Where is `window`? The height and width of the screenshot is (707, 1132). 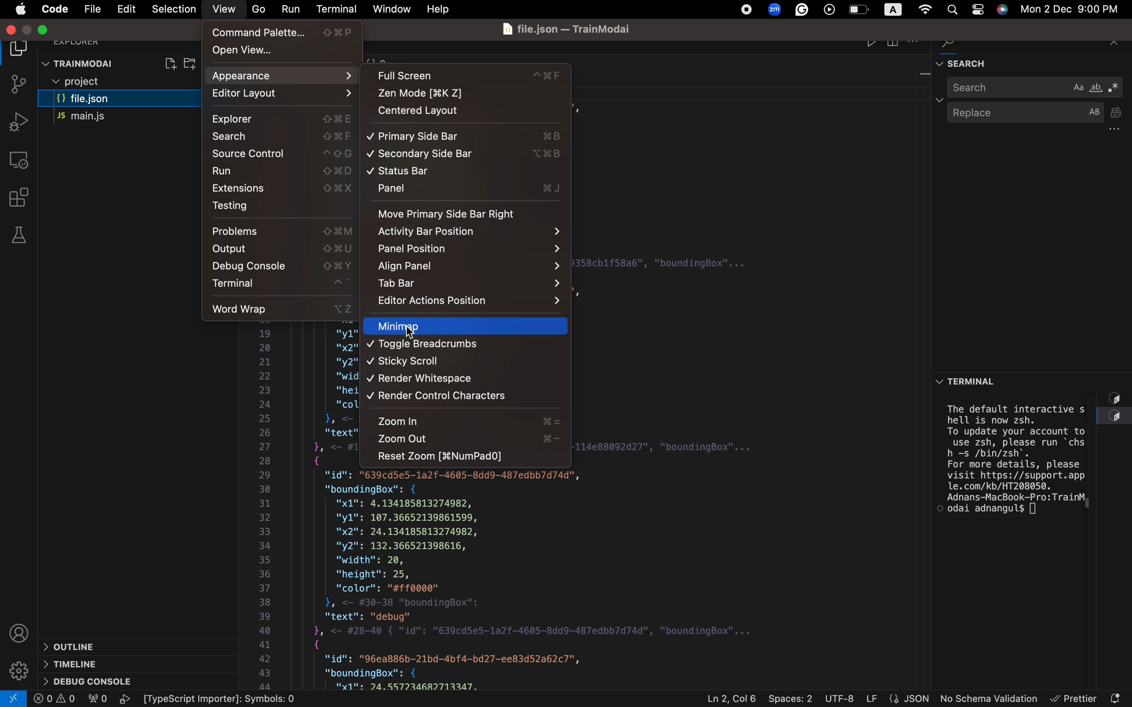
window is located at coordinates (391, 7).